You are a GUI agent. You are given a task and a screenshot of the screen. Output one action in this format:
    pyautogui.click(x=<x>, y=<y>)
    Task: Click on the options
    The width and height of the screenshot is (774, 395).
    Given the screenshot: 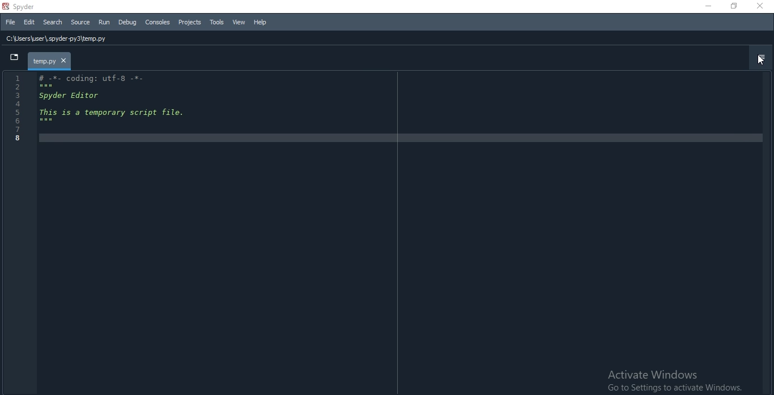 What is the action you would take?
    pyautogui.click(x=759, y=59)
    